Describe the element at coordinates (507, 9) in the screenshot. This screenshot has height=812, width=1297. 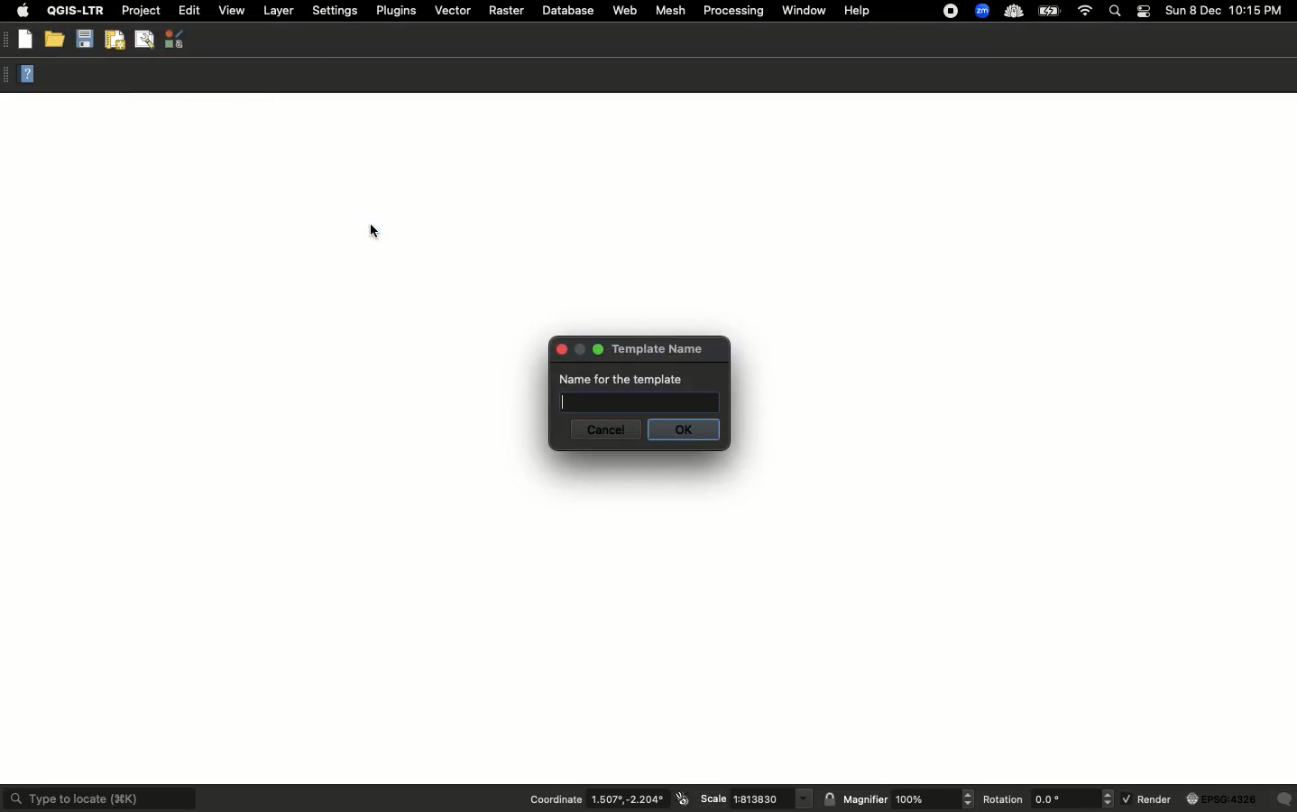
I see `Raster` at that location.